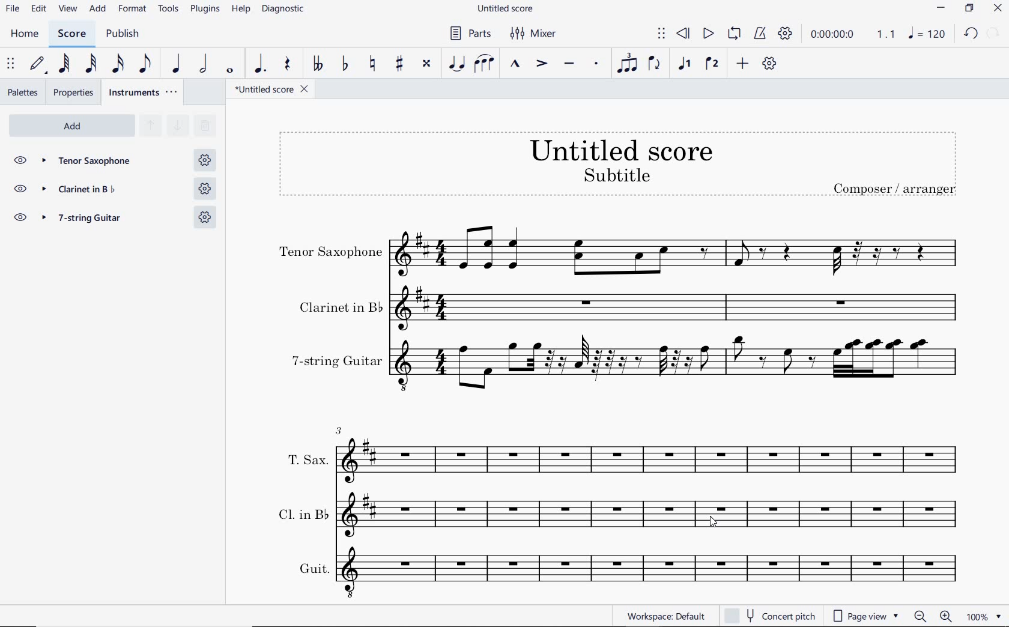  What do you see at coordinates (72, 126) in the screenshot?
I see `add instrument` at bounding box center [72, 126].